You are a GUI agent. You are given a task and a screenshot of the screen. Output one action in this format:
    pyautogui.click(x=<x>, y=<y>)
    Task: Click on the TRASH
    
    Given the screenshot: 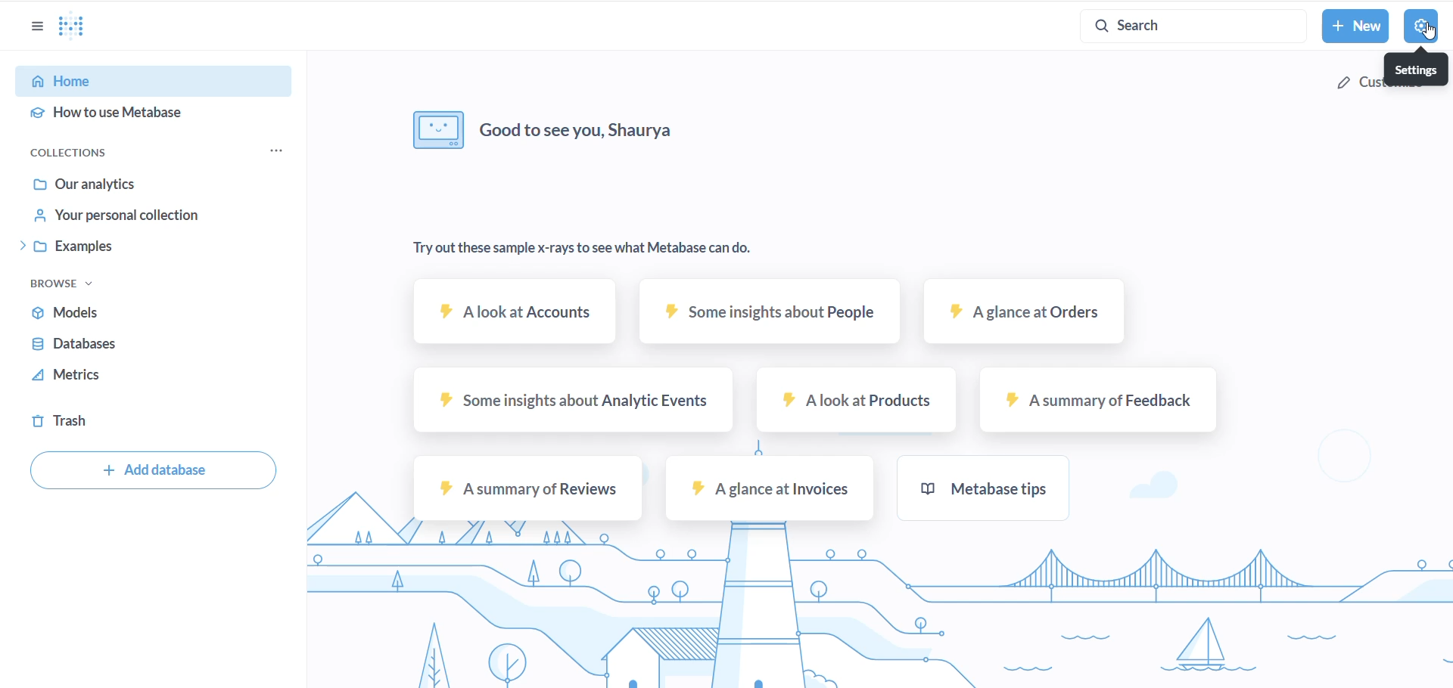 What is the action you would take?
    pyautogui.click(x=63, y=422)
    